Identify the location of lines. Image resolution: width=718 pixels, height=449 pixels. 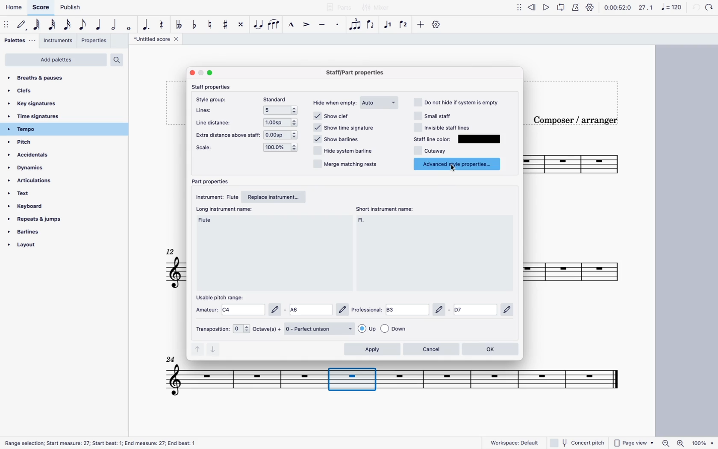
(210, 110).